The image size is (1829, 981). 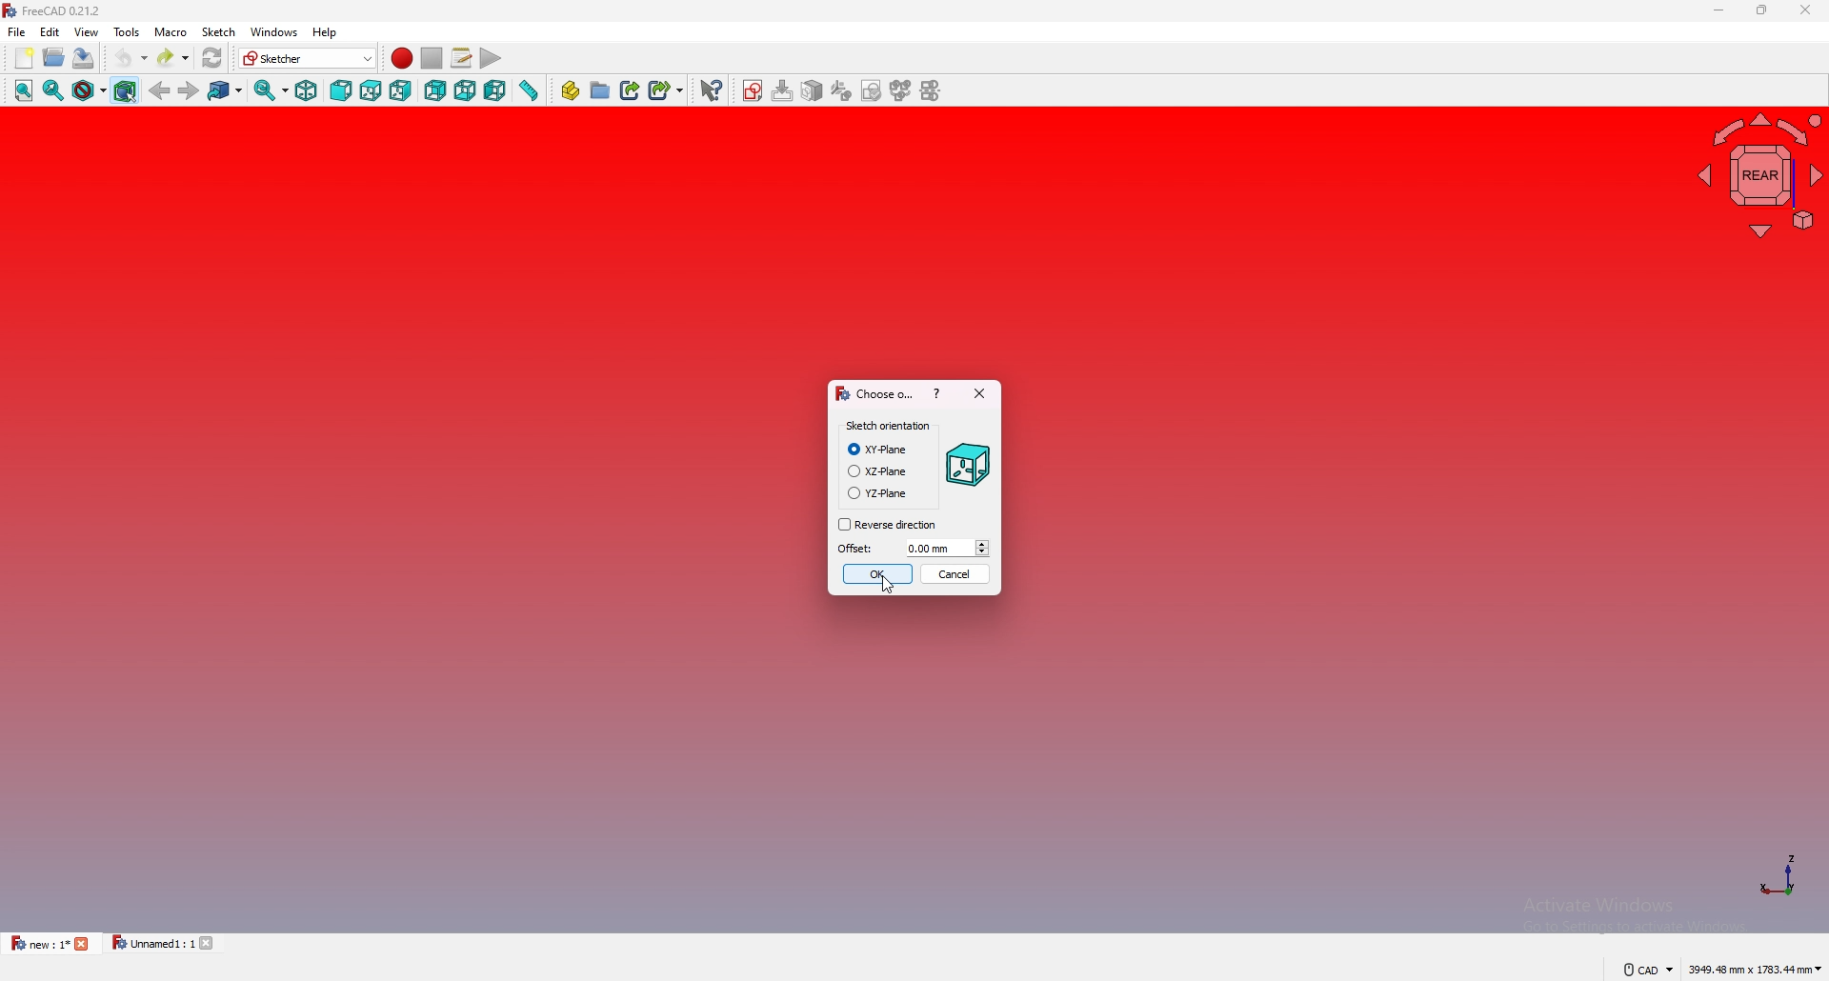 I want to click on measure distance, so click(x=529, y=90).